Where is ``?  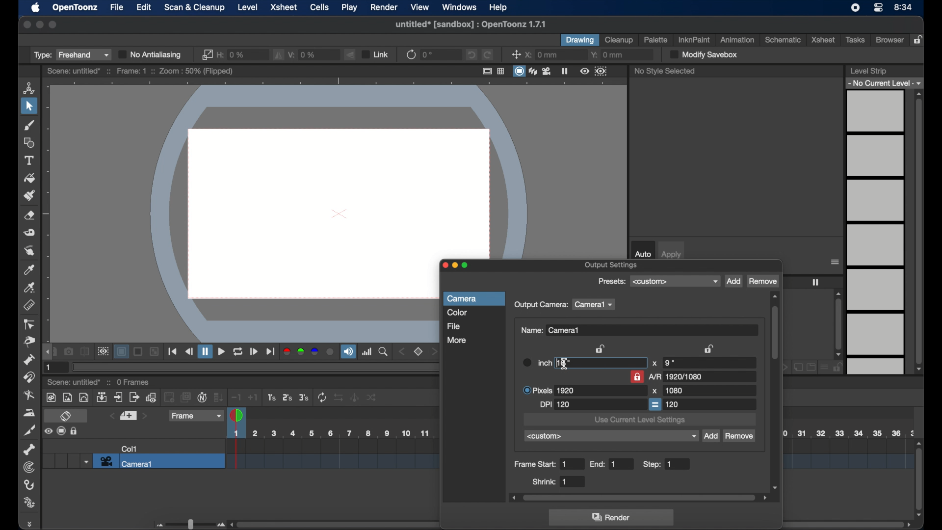
 is located at coordinates (611, 281).